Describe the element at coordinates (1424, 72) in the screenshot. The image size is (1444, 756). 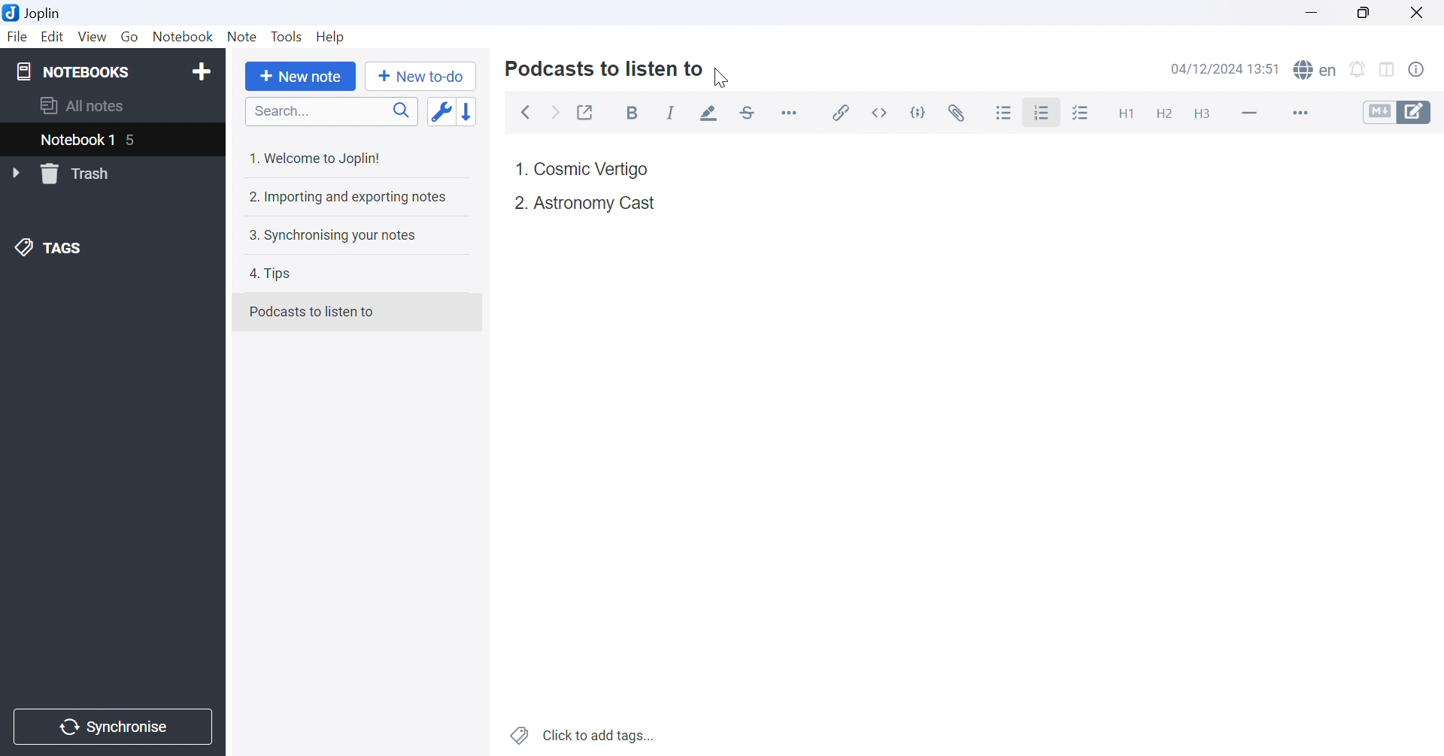
I see `Note properties` at that location.